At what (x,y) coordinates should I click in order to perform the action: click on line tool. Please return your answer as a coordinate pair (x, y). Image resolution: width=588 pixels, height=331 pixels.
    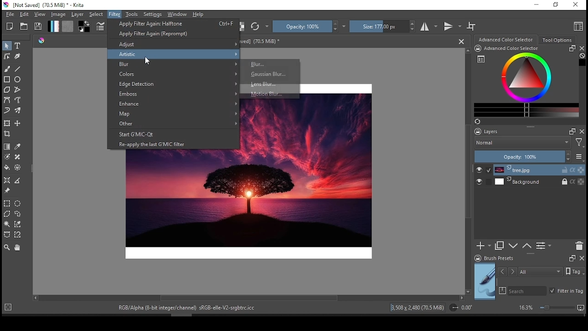
    Looking at the image, I should click on (18, 68).